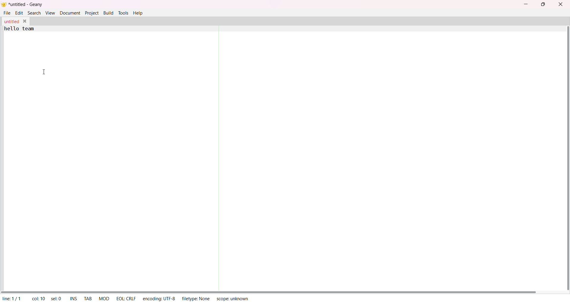 The image size is (570, 302). I want to click on help, so click(138, 13).